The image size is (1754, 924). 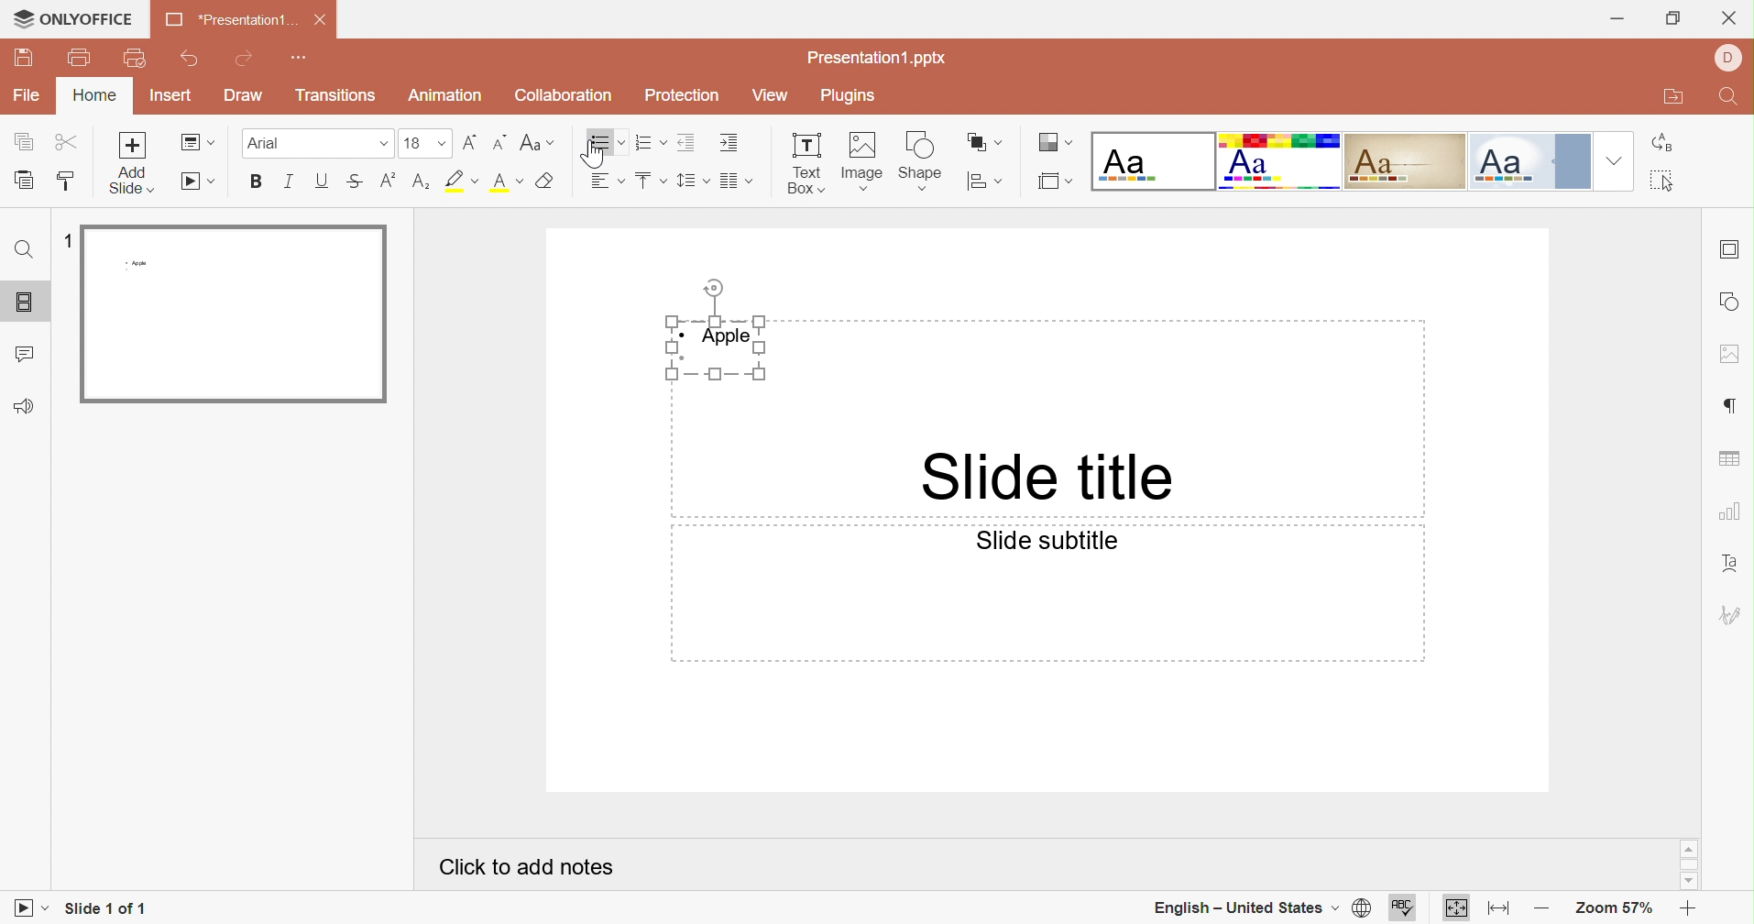 What do you see at coordinates (191, 60) in the screenshot?
I see `Undo` at bounding box center [191, 60].